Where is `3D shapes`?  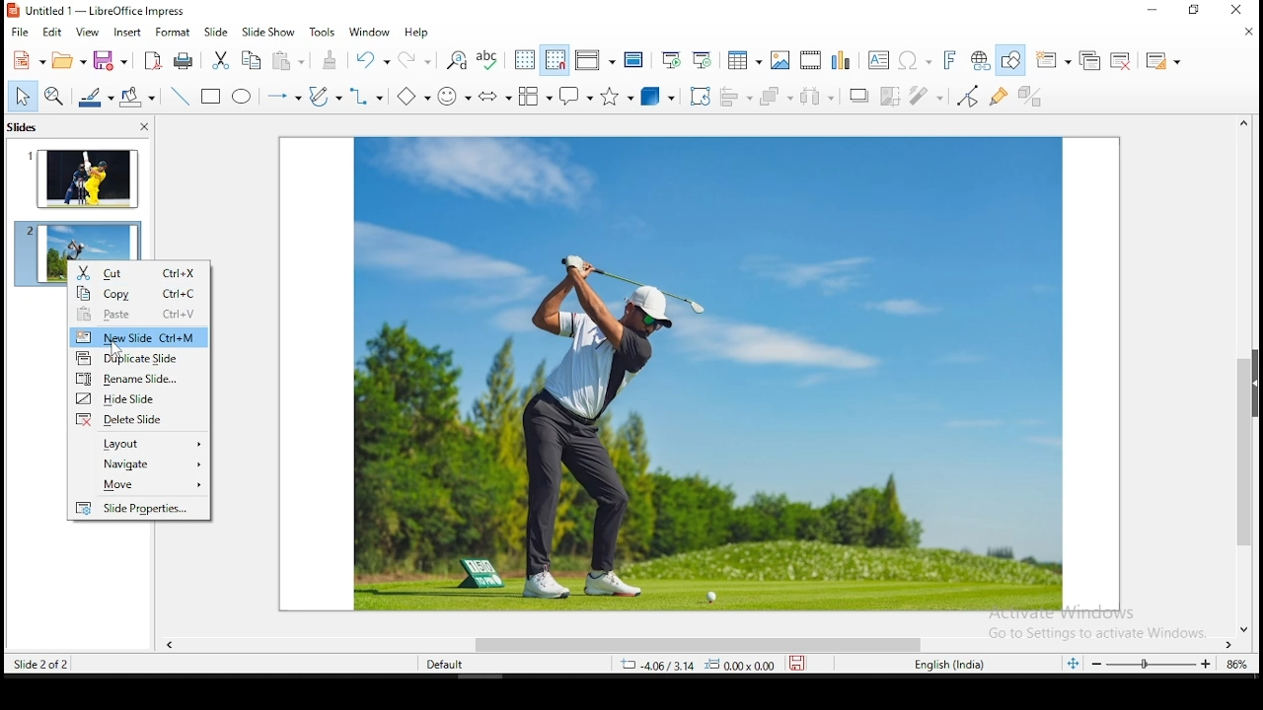 3D shapes is located at coordinates (658, 98).